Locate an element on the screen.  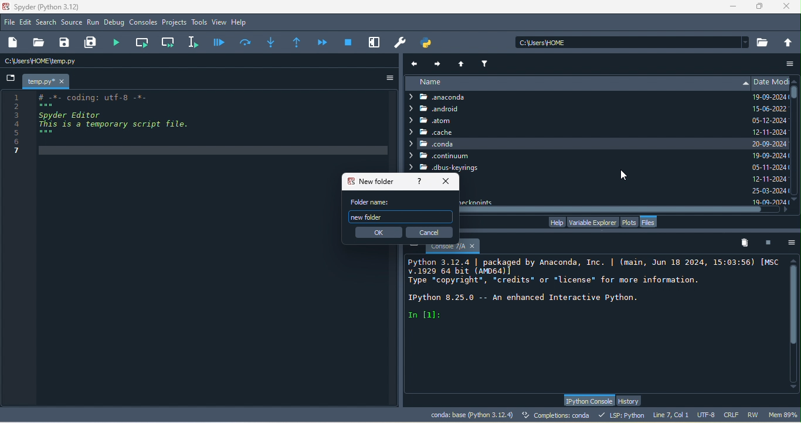
help is located at coordinates (418, 182).